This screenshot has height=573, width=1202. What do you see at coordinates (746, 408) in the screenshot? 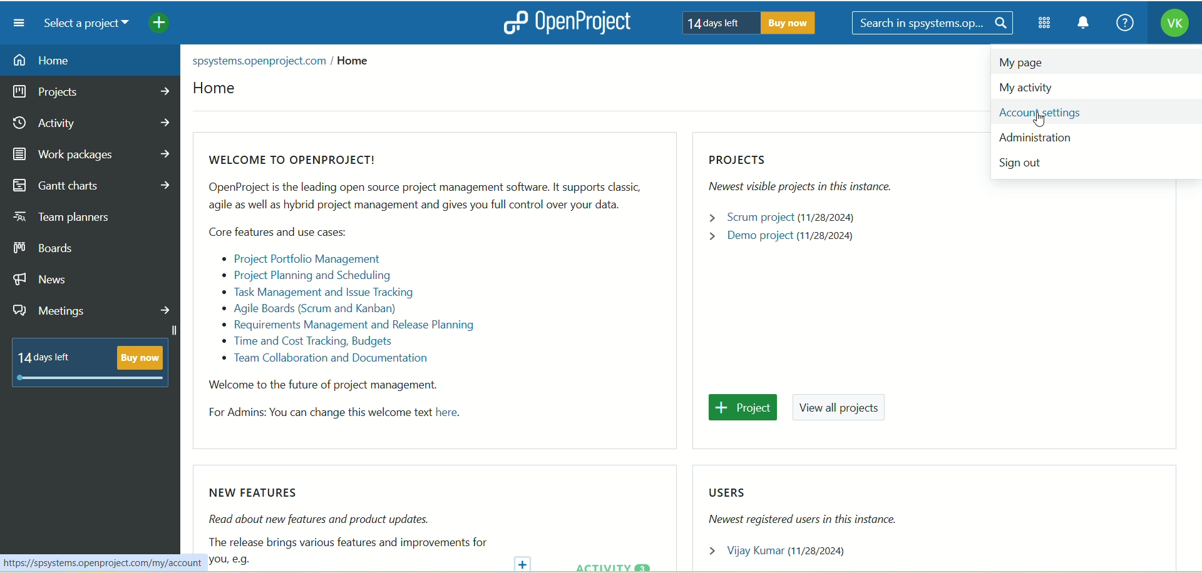
I see `project` at bounding box center [746, 408].